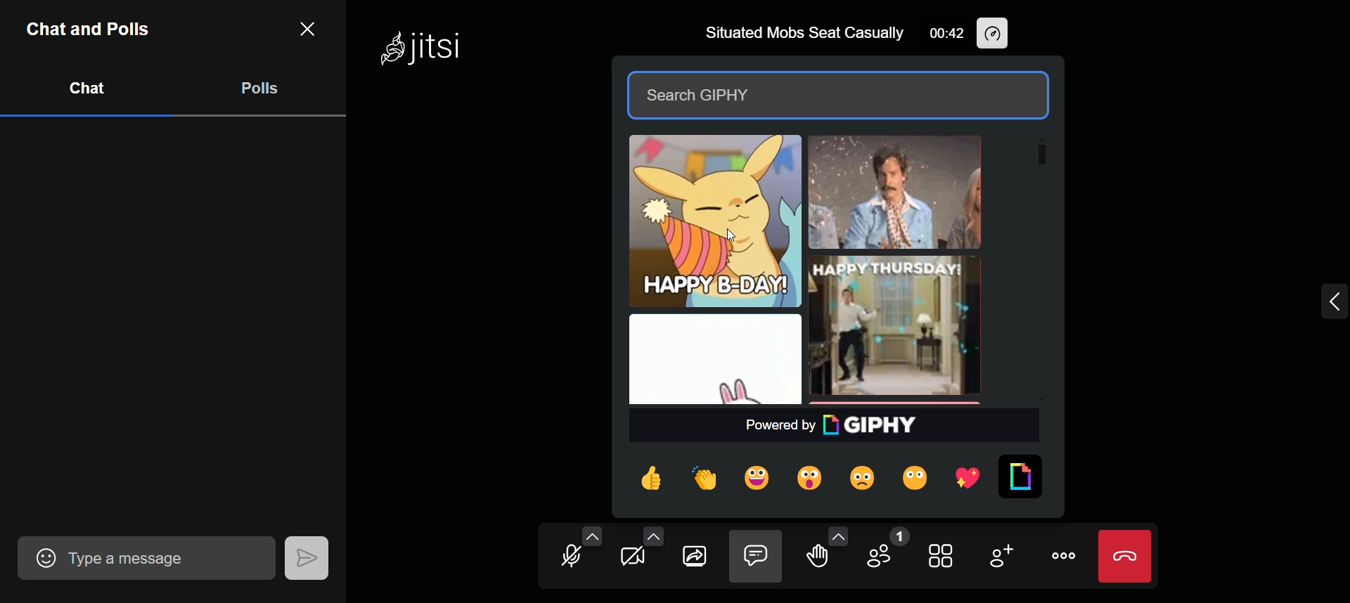  What do you see at coordinates (818, 562) in the screenshot?
I see `raise your hand` at bounding box center [818, 562].